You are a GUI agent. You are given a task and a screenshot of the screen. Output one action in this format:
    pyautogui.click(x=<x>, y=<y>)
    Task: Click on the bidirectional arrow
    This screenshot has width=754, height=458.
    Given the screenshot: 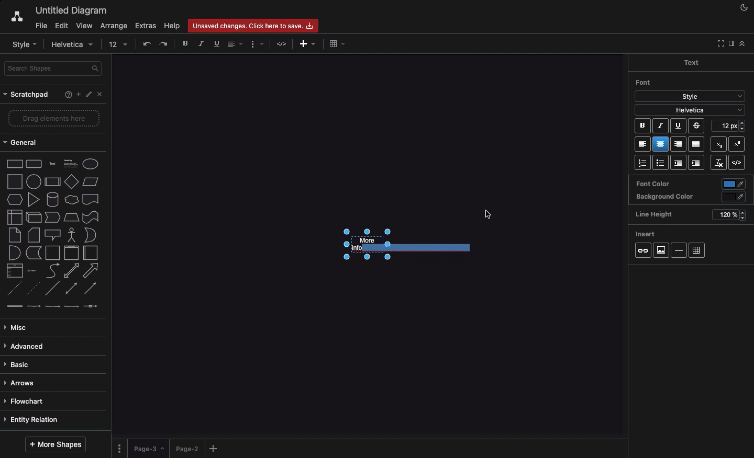 What is the action you would take?
    pyautogui.click(x=71, y=271)
    